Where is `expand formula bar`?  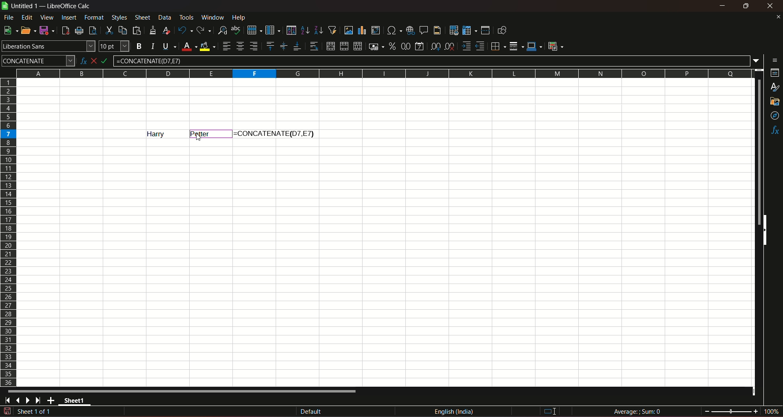
expand formula bar is located at coordinates (758, 60).